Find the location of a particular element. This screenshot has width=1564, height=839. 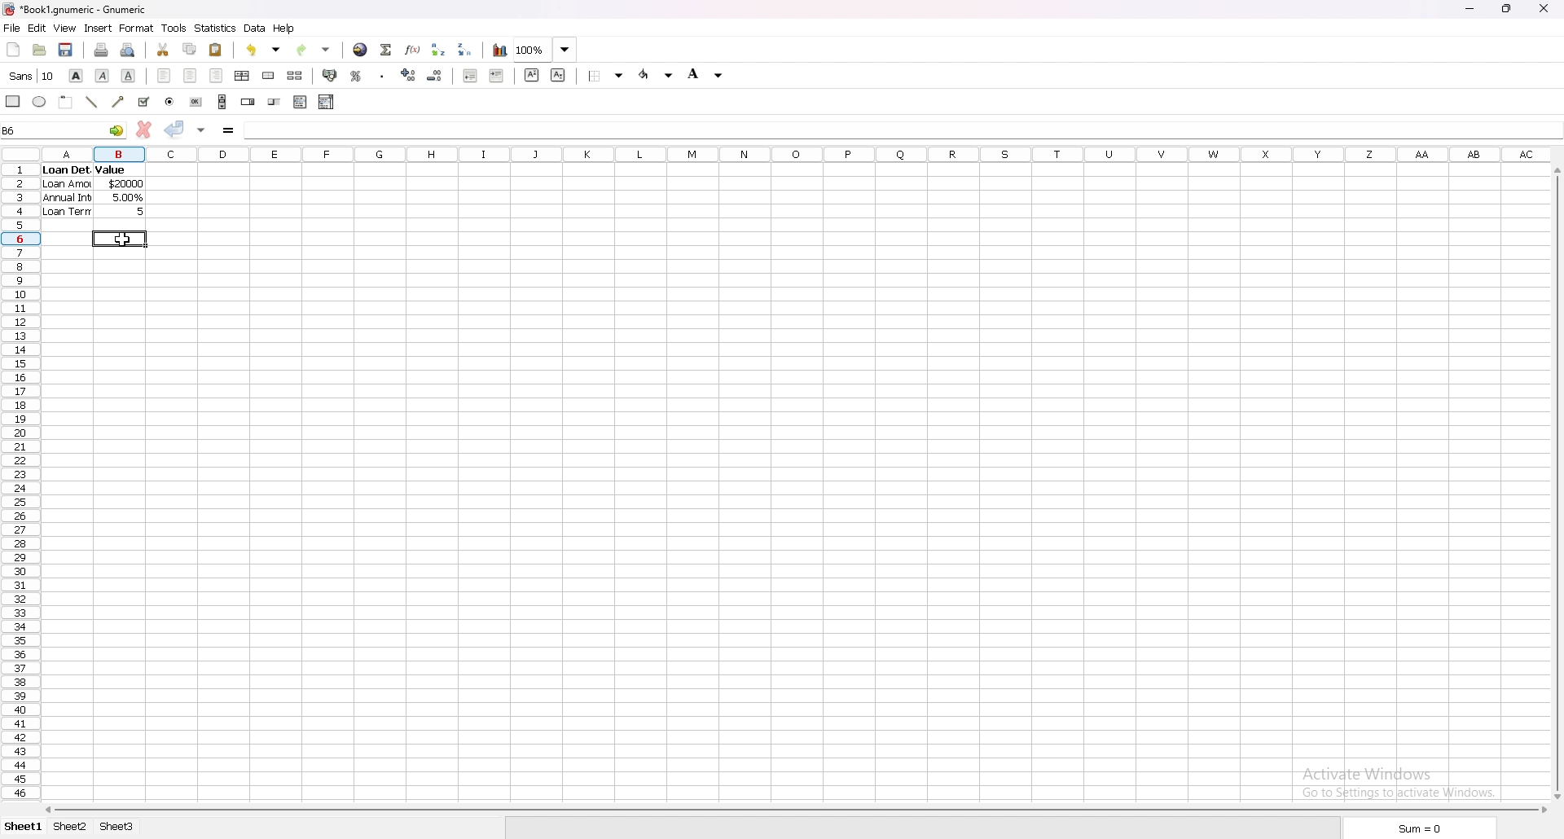

open is located at coordinates (39, 49).